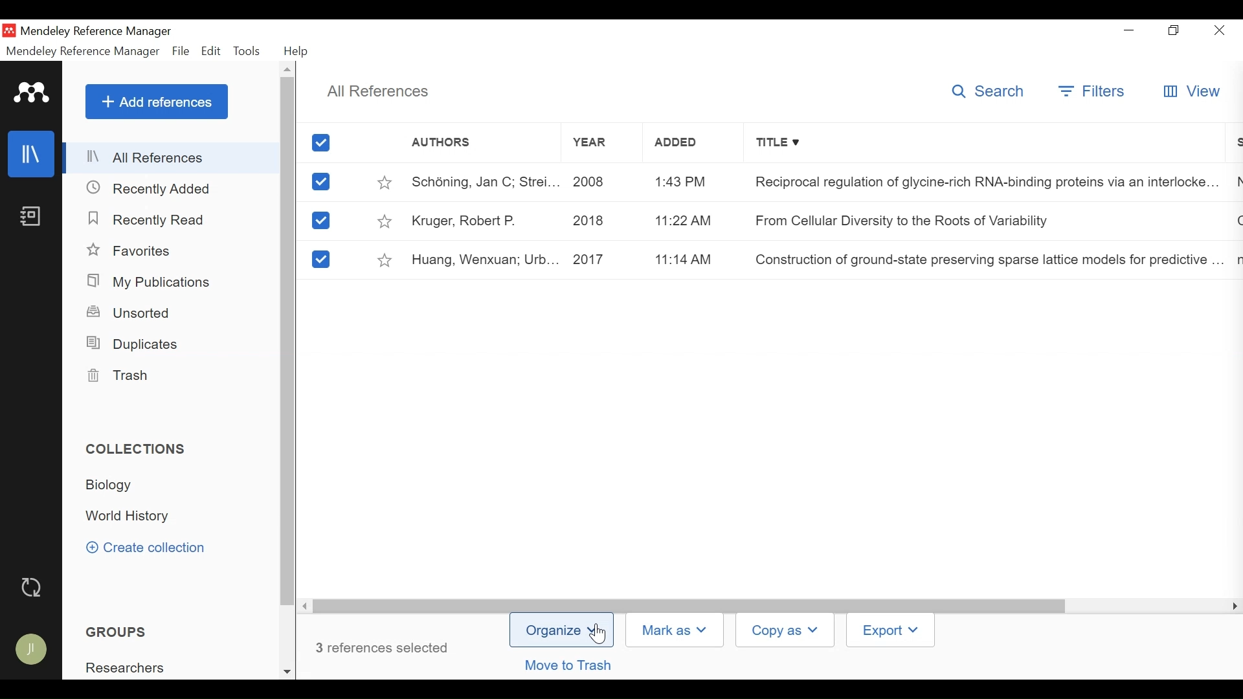 The image size is (1243, 699). What do you see at coordinates (319, 260) in the screenshot?
I see `(un)select` at bounding box center [319, 260].